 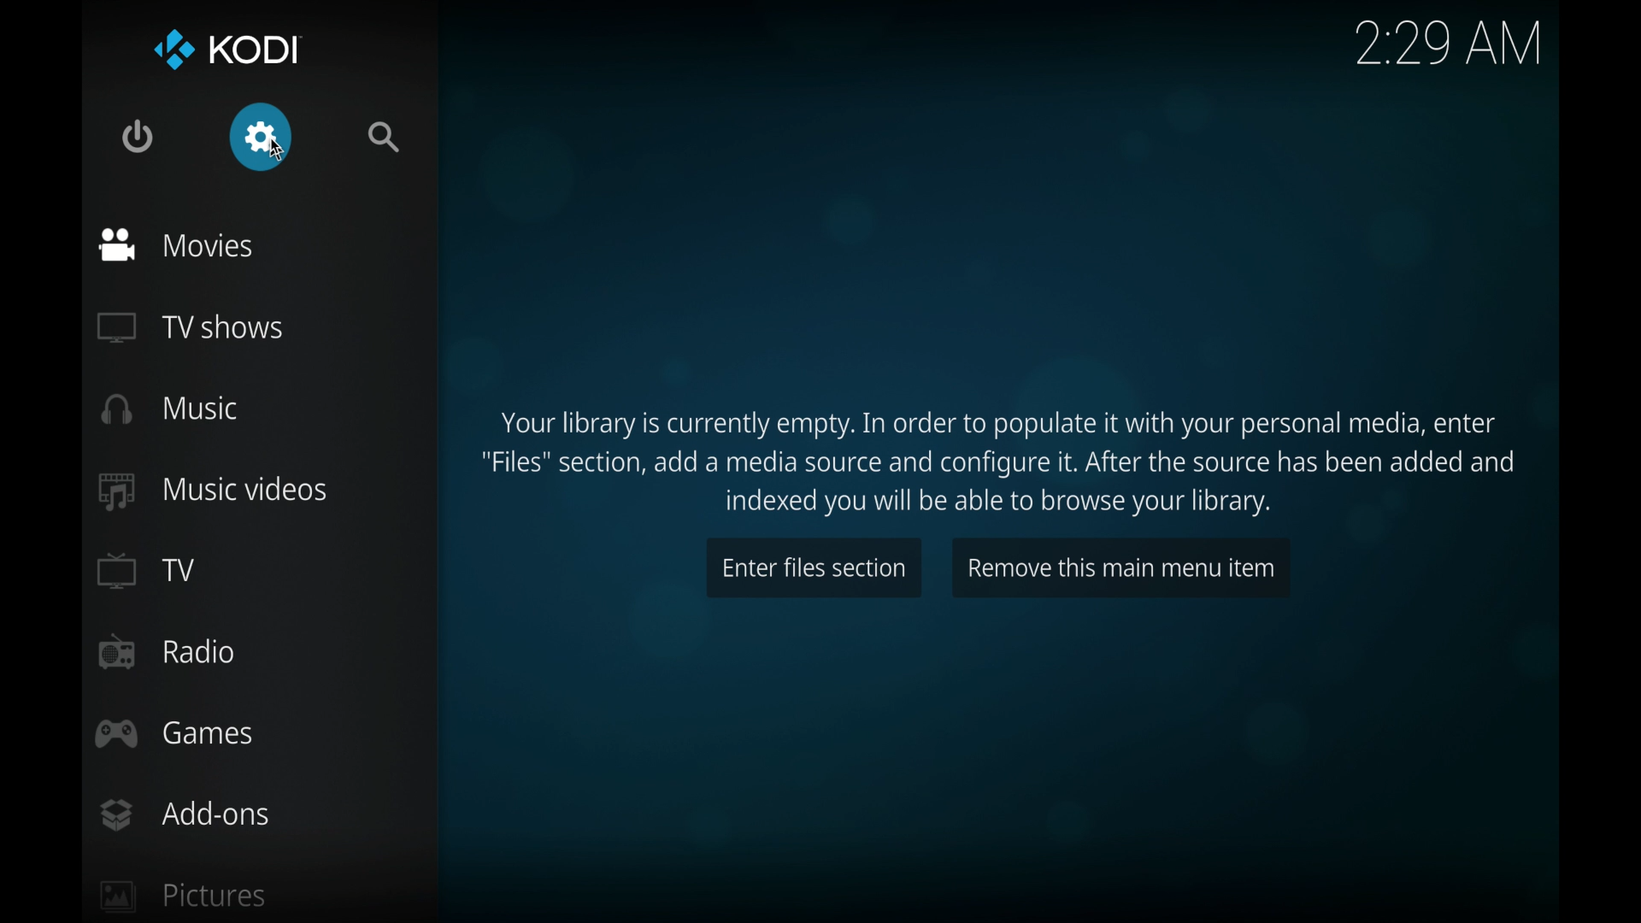 What do you see at coordinates (176, 244) in the screenshot?
I see `movies` at bounding box center [176, 244].